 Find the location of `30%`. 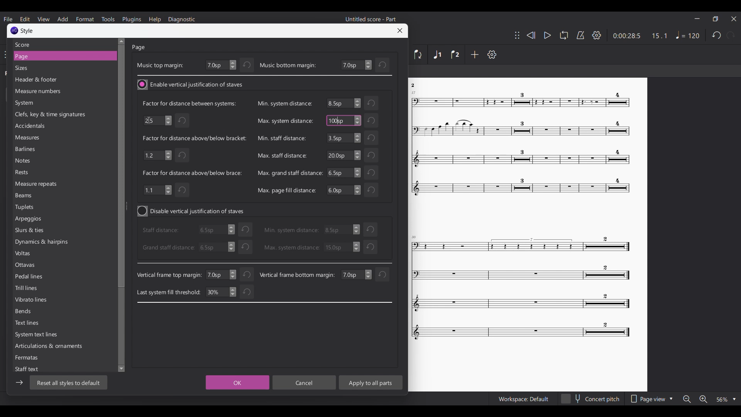

30% is located at coordinates (220, 293).